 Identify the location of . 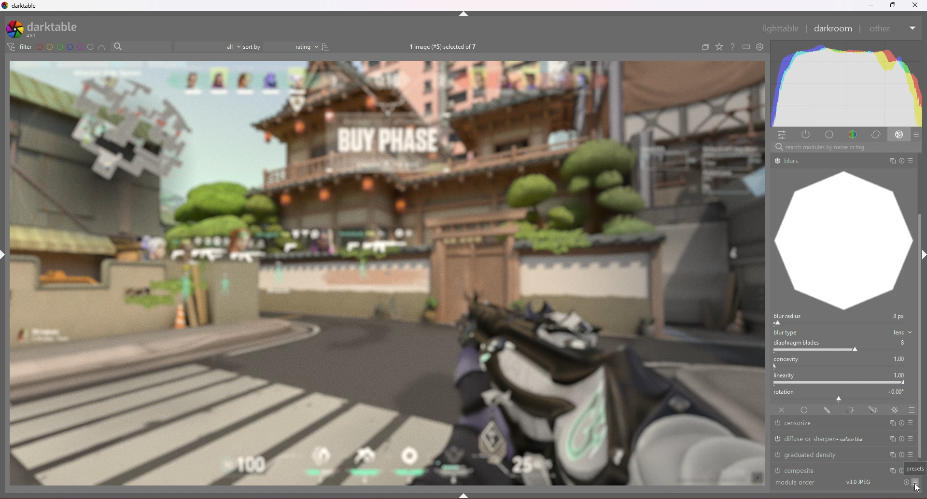
(904, 161).